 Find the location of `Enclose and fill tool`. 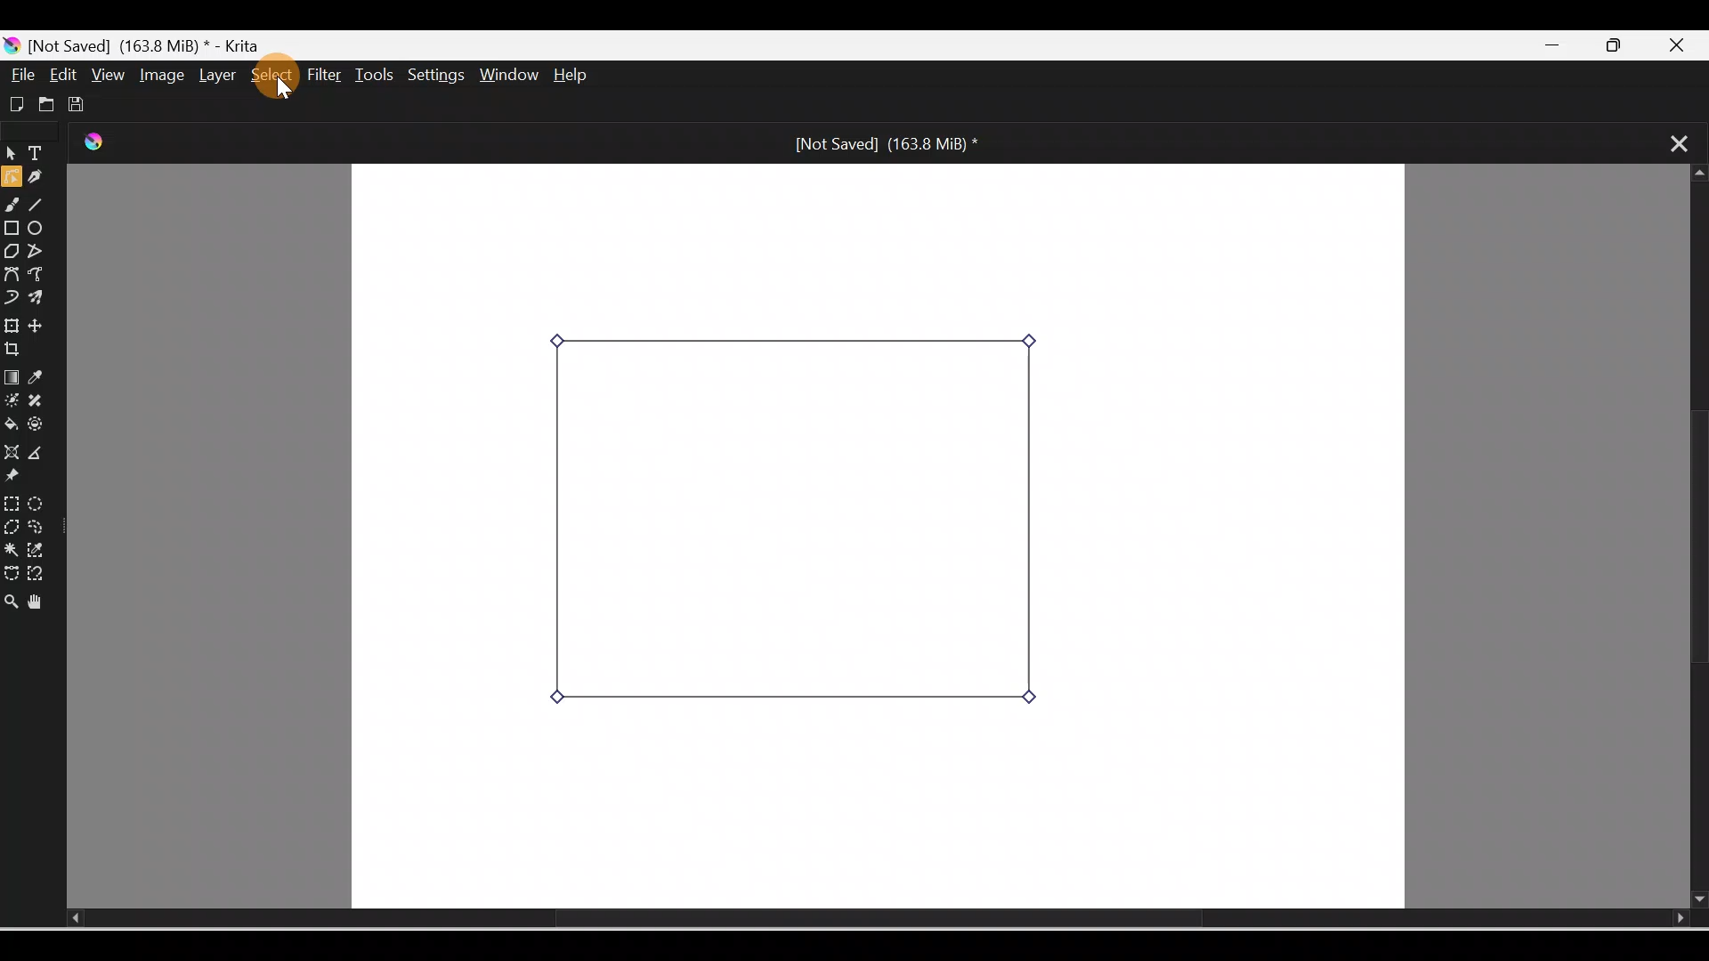

Enclose and fill tool is located at coordinates (42, 428).